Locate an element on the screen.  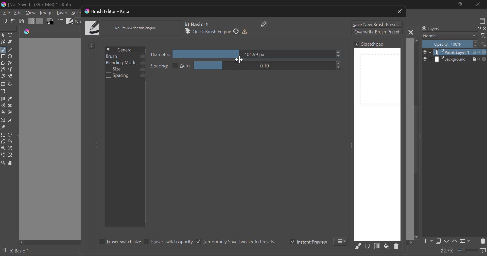
Zoom is located at coordinates (3, 162).